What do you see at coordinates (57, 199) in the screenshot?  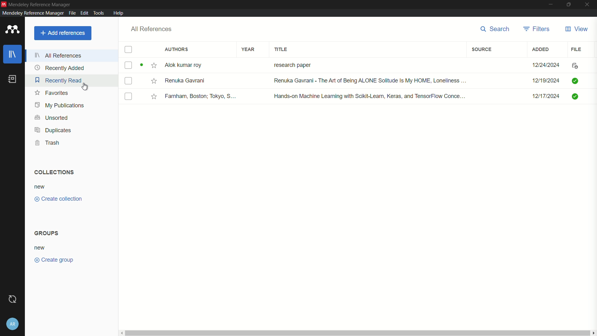 I see `create collection` at bounding box center [57, 199].